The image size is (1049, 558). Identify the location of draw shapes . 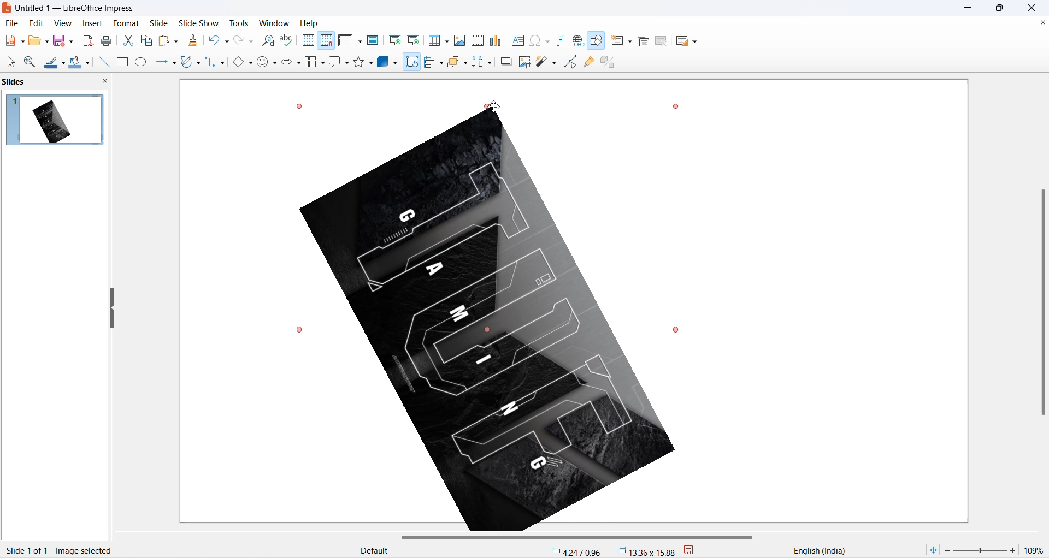
(597, 41).